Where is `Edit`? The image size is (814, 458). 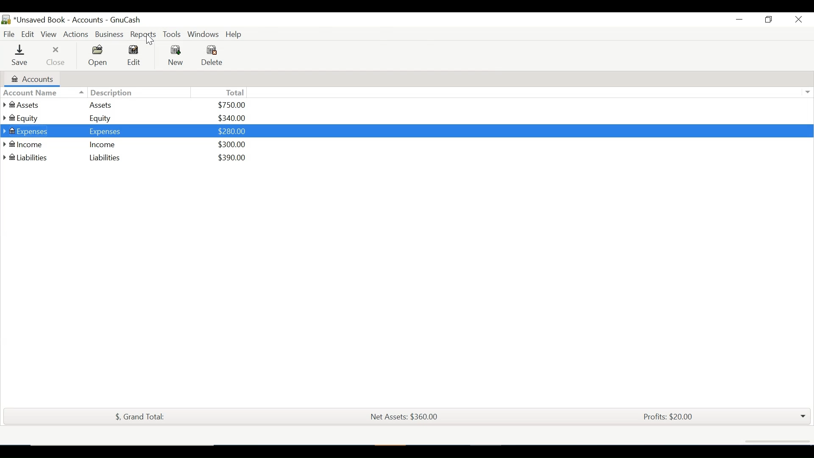 Edit is located at coordinates (28, 33).